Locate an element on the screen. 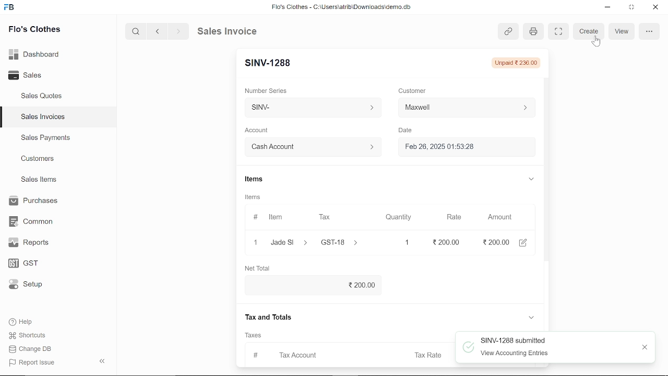 Image resolution: width=668 pixels, height=376 pixels. 200.00 is located at coordinates (316, 284).